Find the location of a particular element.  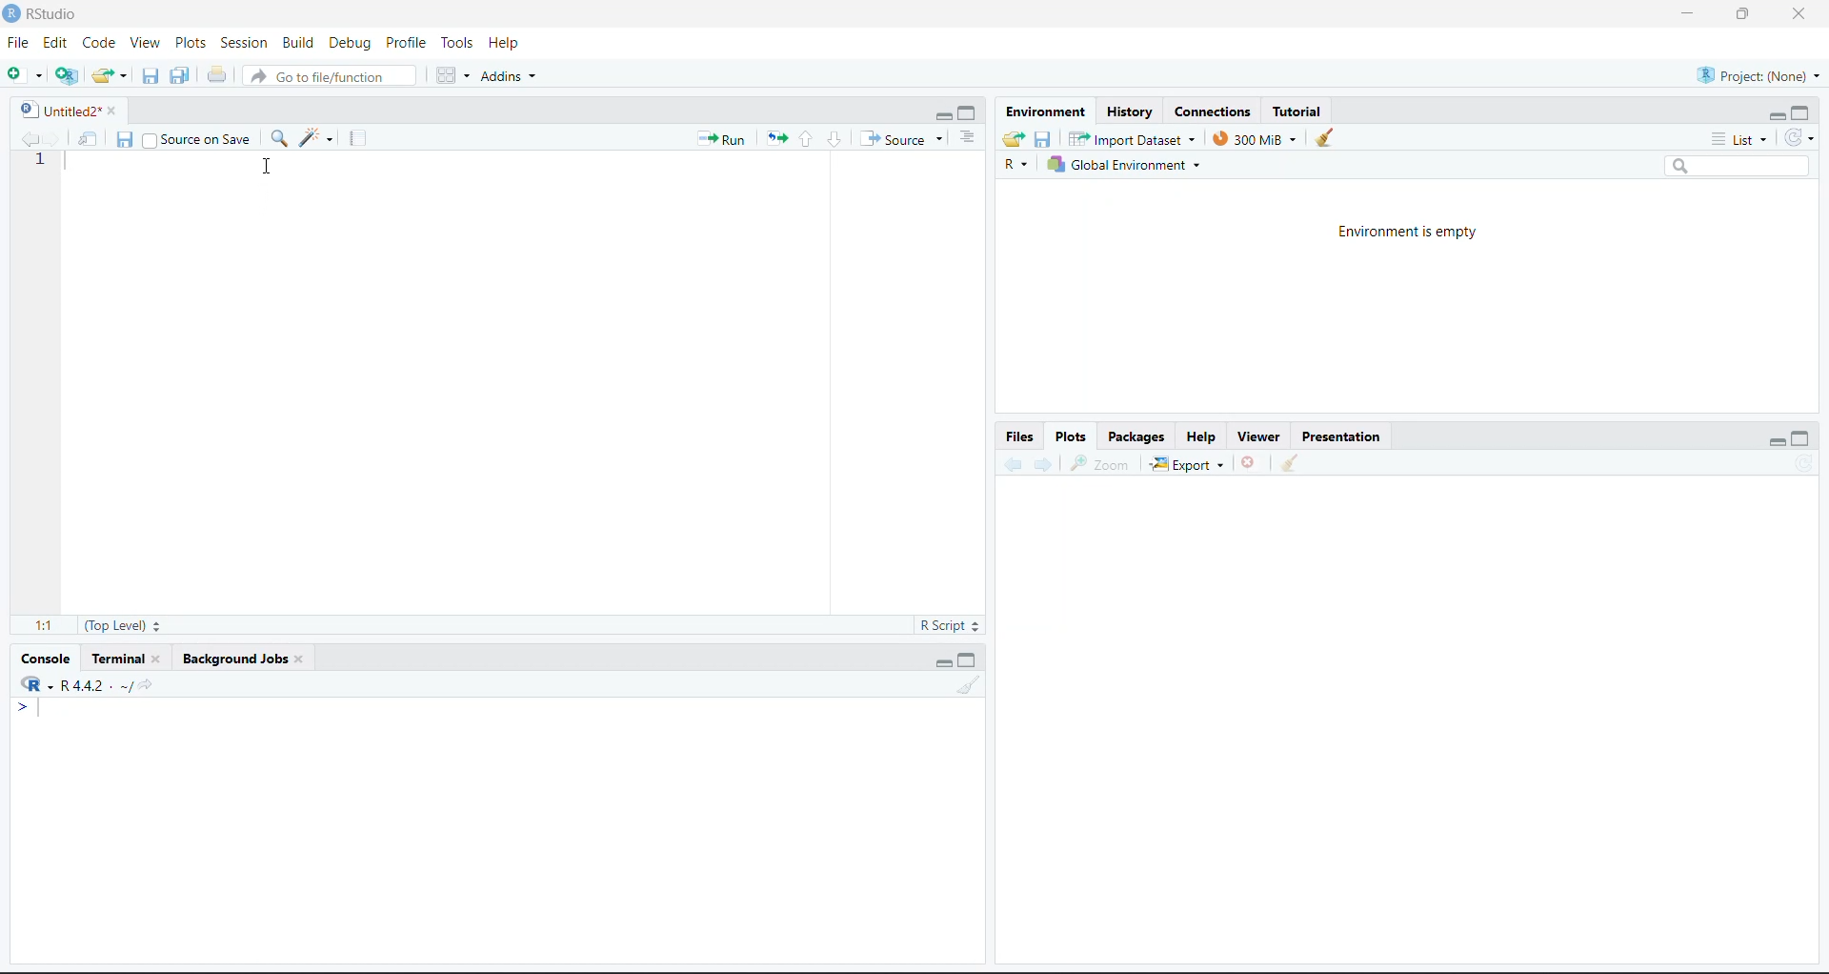

1 is located at coordinates (38, 161).